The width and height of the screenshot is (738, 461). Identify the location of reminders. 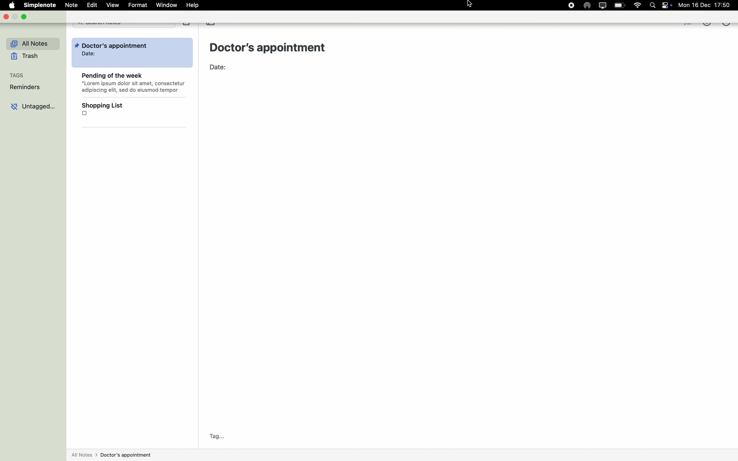
(24, 88).